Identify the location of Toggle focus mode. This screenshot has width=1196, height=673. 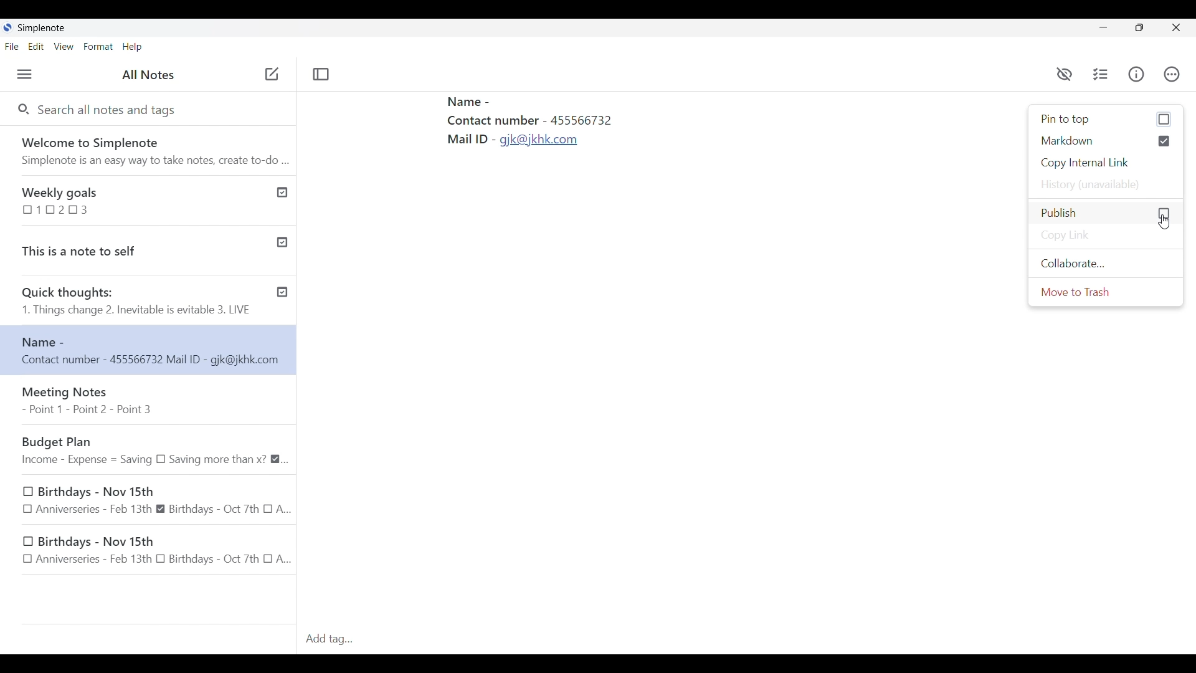
(322, 75).